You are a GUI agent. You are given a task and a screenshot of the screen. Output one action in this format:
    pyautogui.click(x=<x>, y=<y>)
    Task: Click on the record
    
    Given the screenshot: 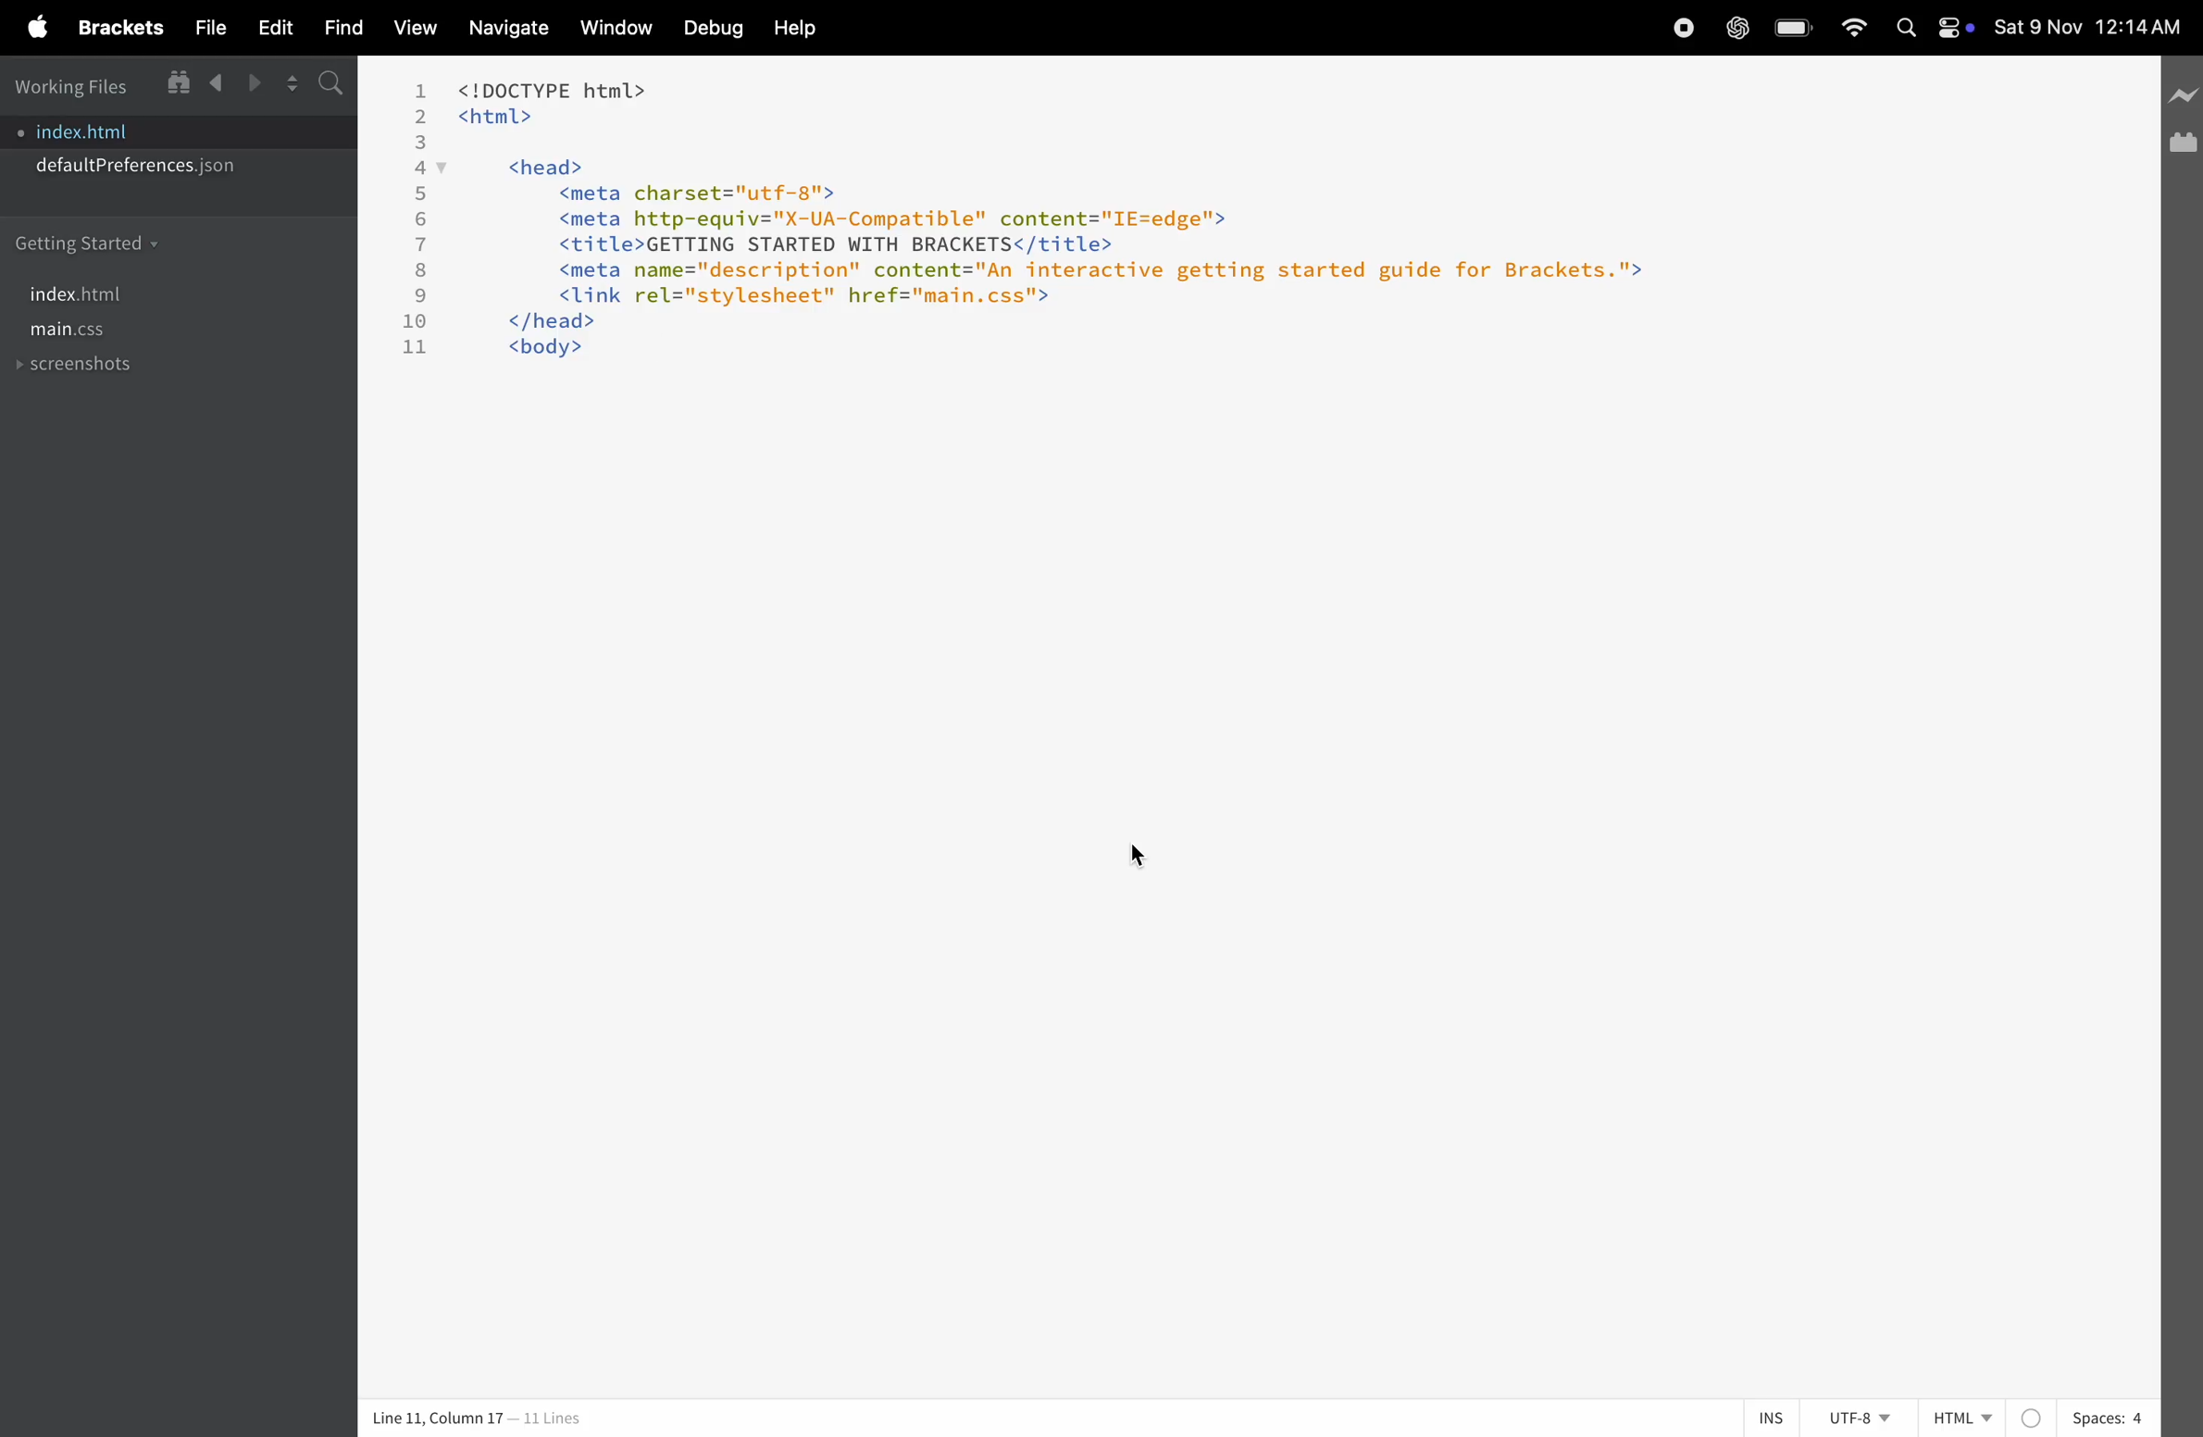 What is the action you would take?
    pyautogui.click(x=1677, y=27)
    